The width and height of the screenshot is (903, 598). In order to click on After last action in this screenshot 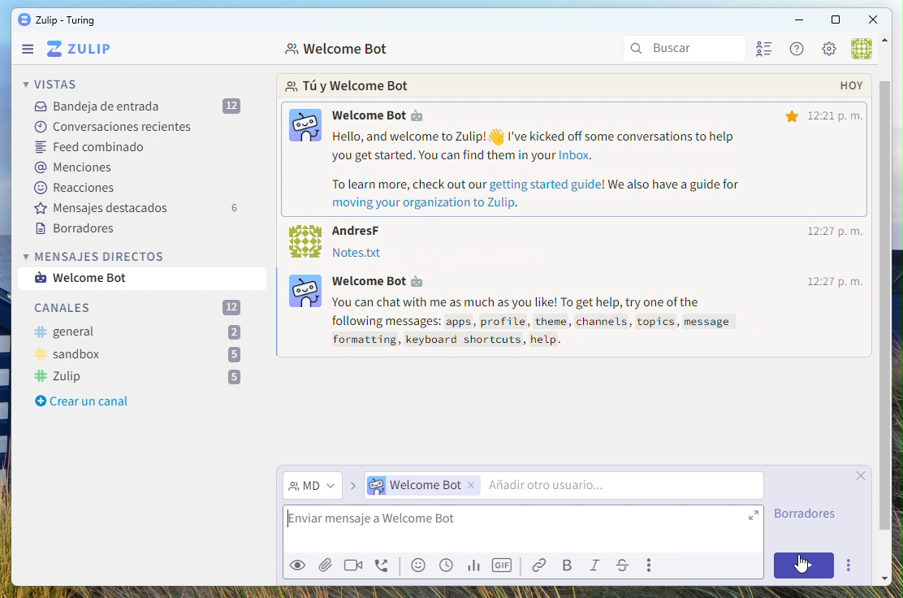, I will do `click(341, 240)`.